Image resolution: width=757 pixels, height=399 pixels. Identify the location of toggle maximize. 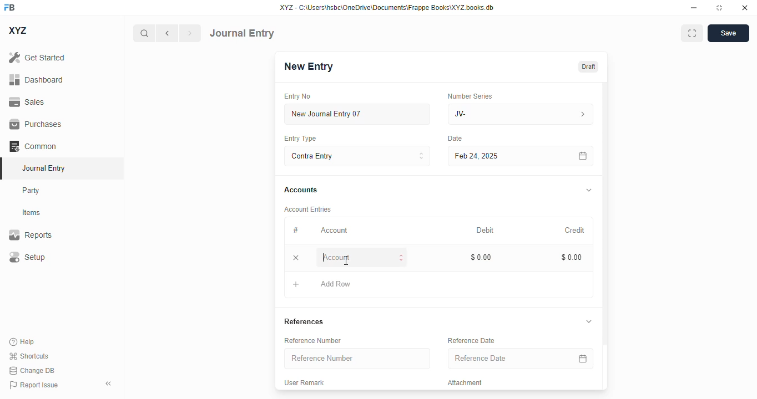
(719, 8).